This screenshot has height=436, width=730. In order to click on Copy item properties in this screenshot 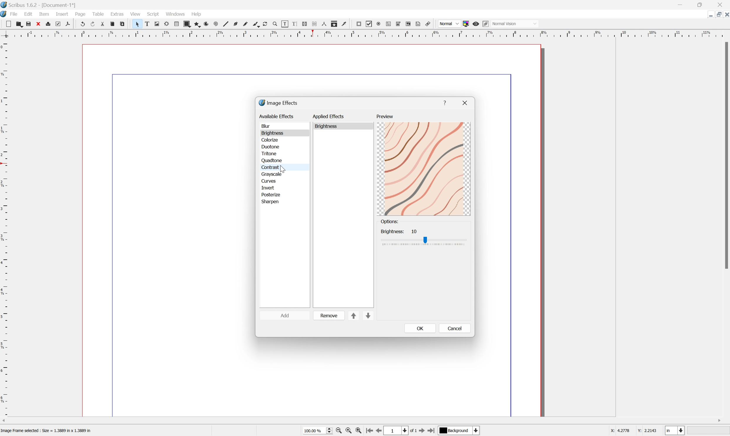, I will do `click(336, 24)`.